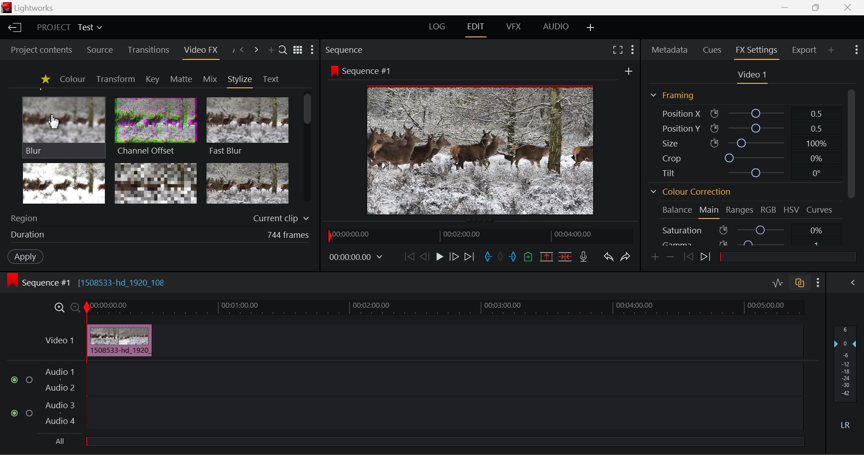  I want to click on Full Screen, so click(617, 50).